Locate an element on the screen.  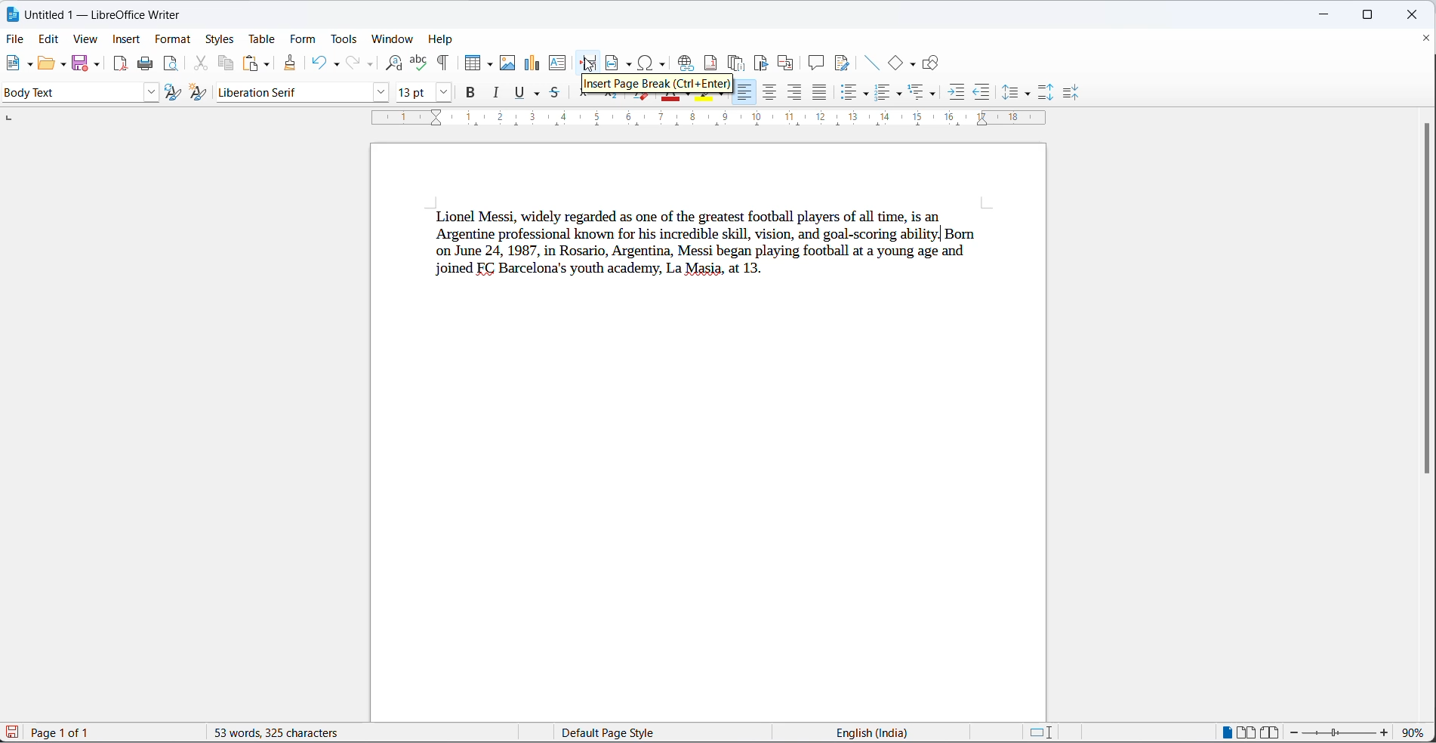
page break is located at coordinates (588, 63).